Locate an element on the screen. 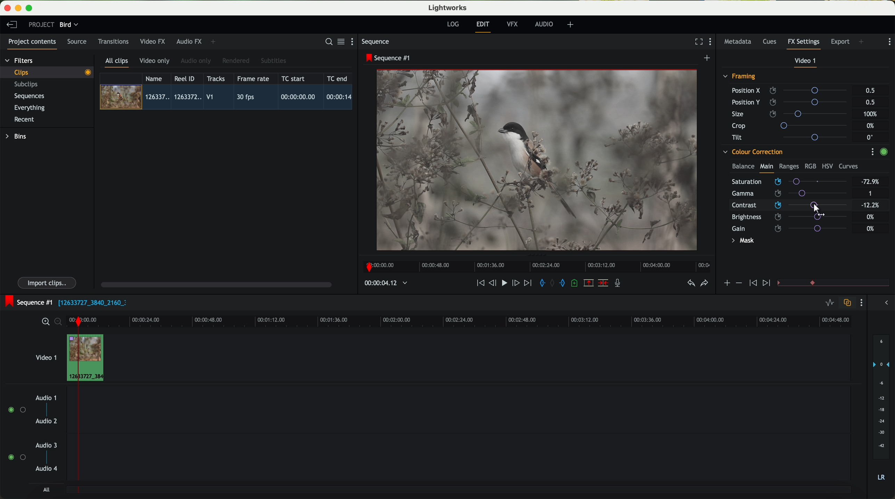 Image resolution: width=895 pixels, height=499 pixels. audio 1 is located at coordinates (46, 397).